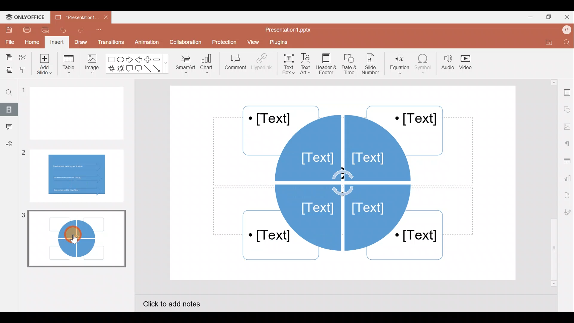 The width and height of the screenshot is (574, 323). What do you see at coordinates (550, 16) in the screenshot?
I see `Maximize` at bounding box center [550, 16].